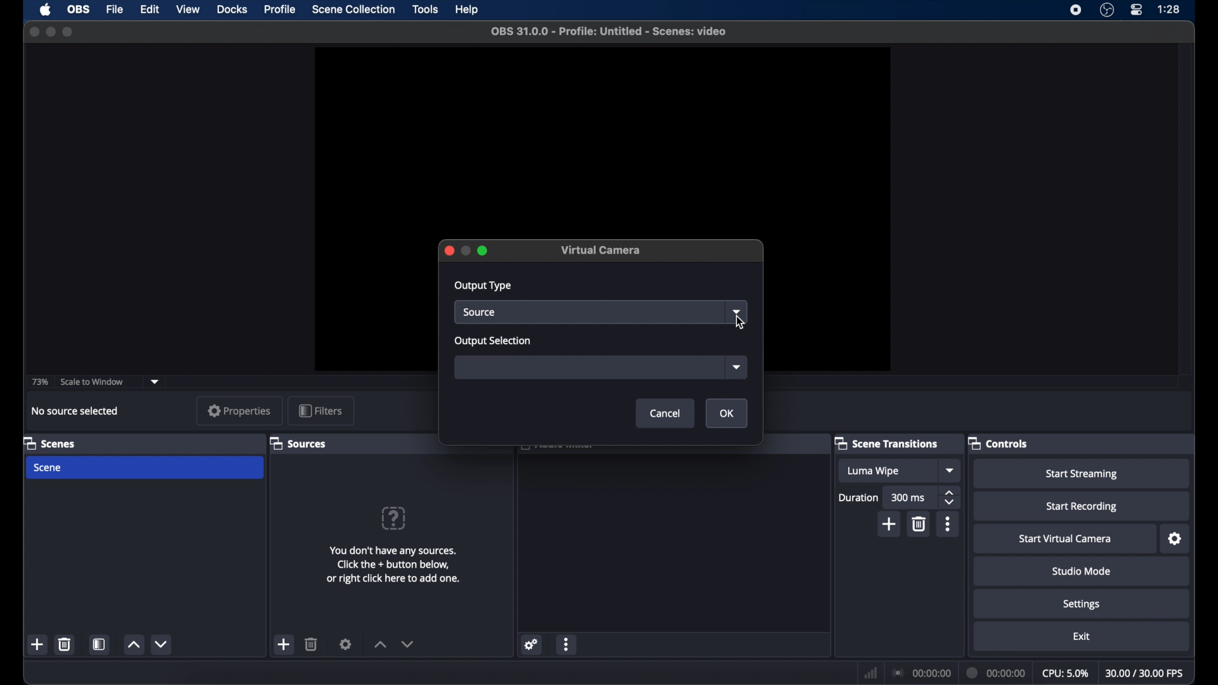 The width and height of the screenshot is (1218, 685). Describe the element at coordinates (77, 10) in the screenshot. I see `obs` at that location.